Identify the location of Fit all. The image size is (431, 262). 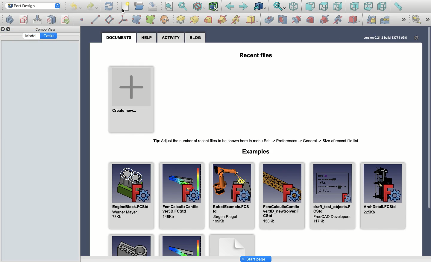
(169, 7).